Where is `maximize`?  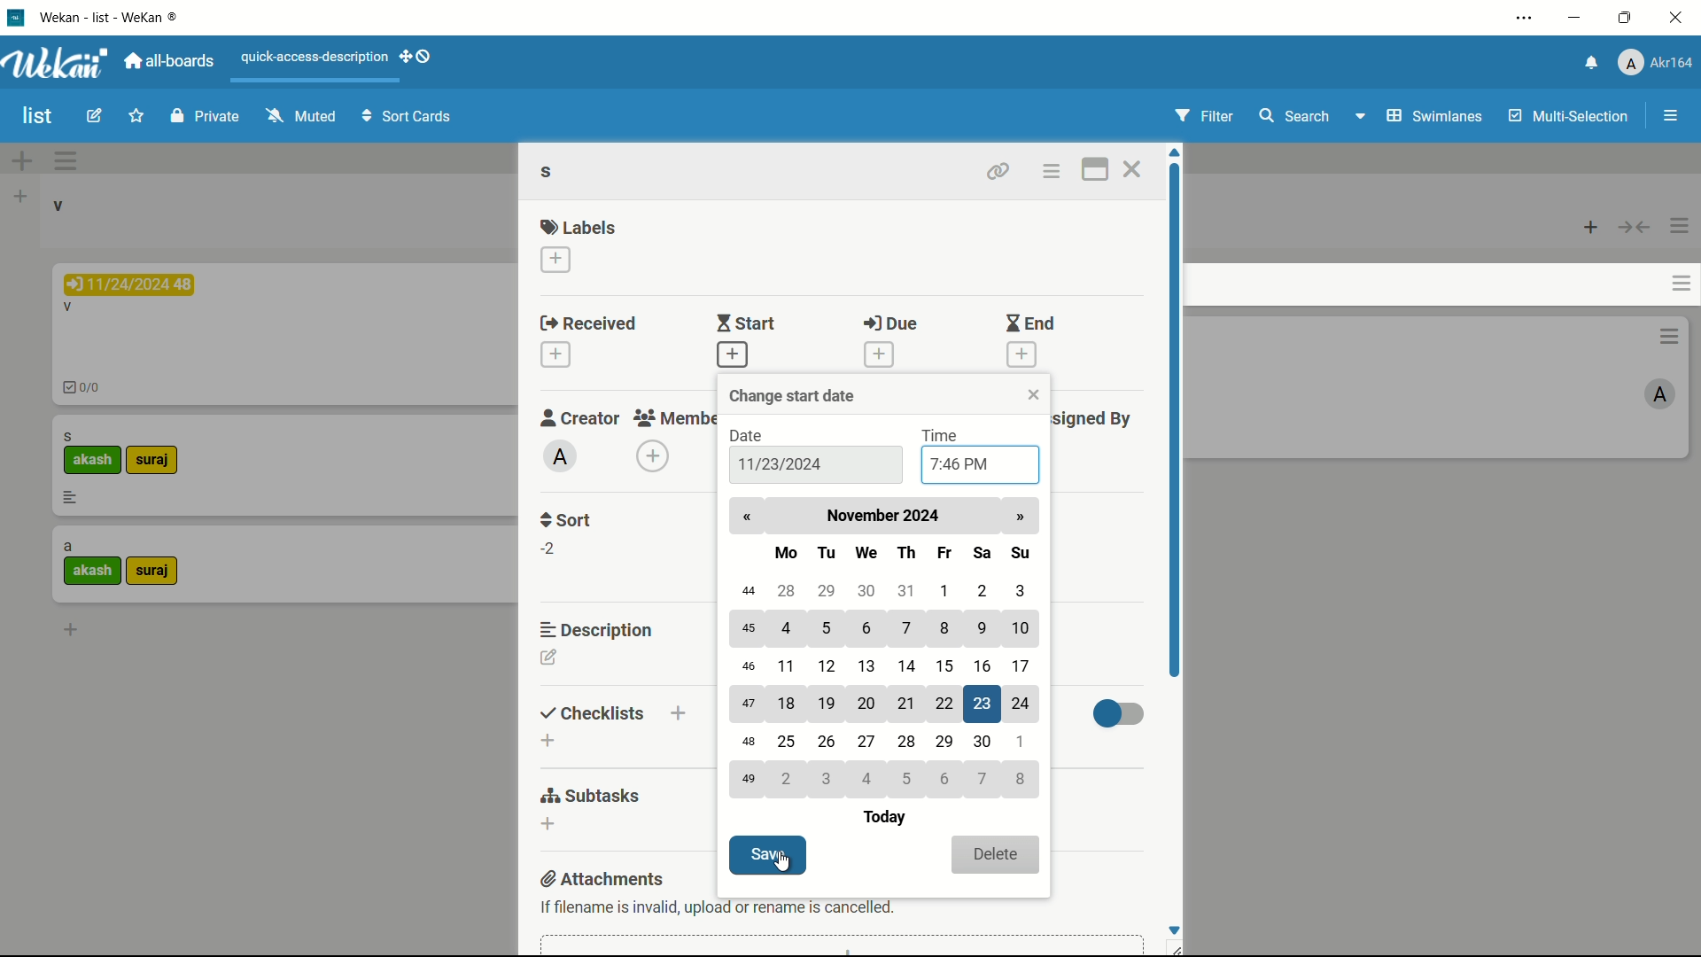 maximize is located at coordinates (1625, 19).